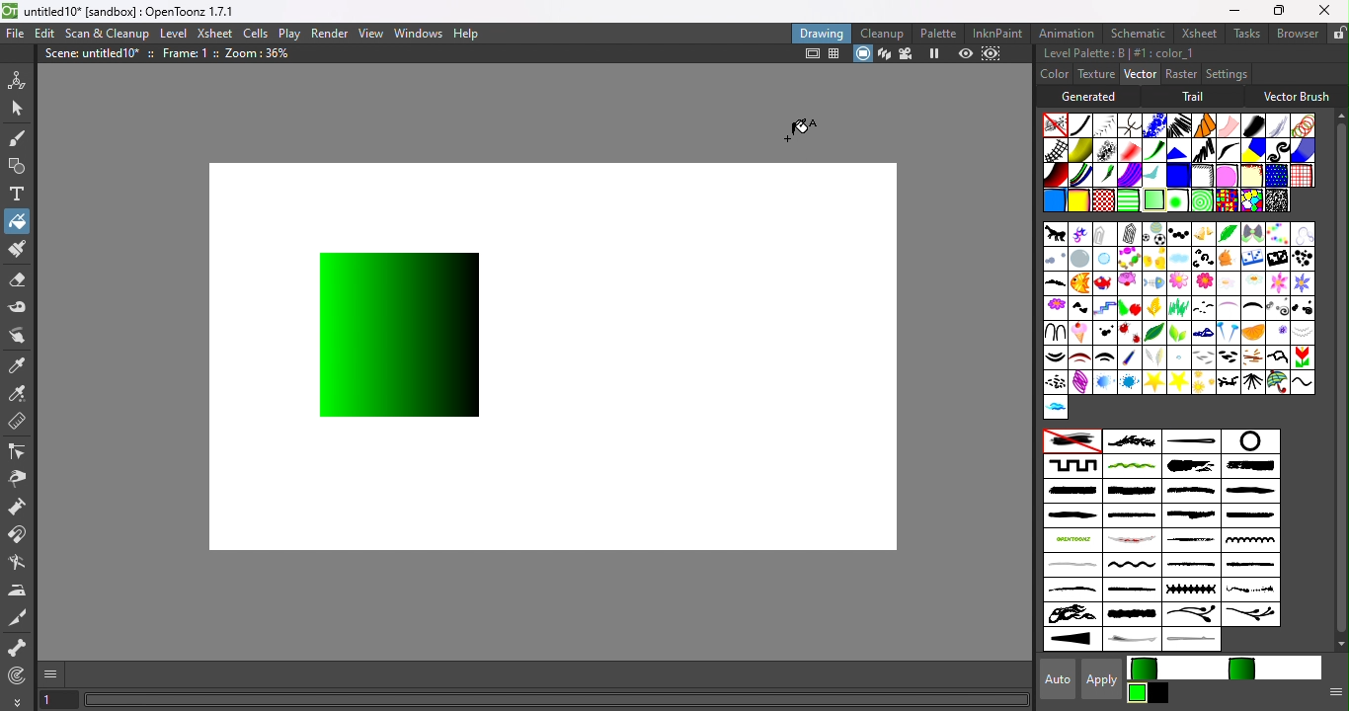 Image resolution: width=1349 pixels, height=711 pixels. I want to click on Apply, so click(1104, 678).